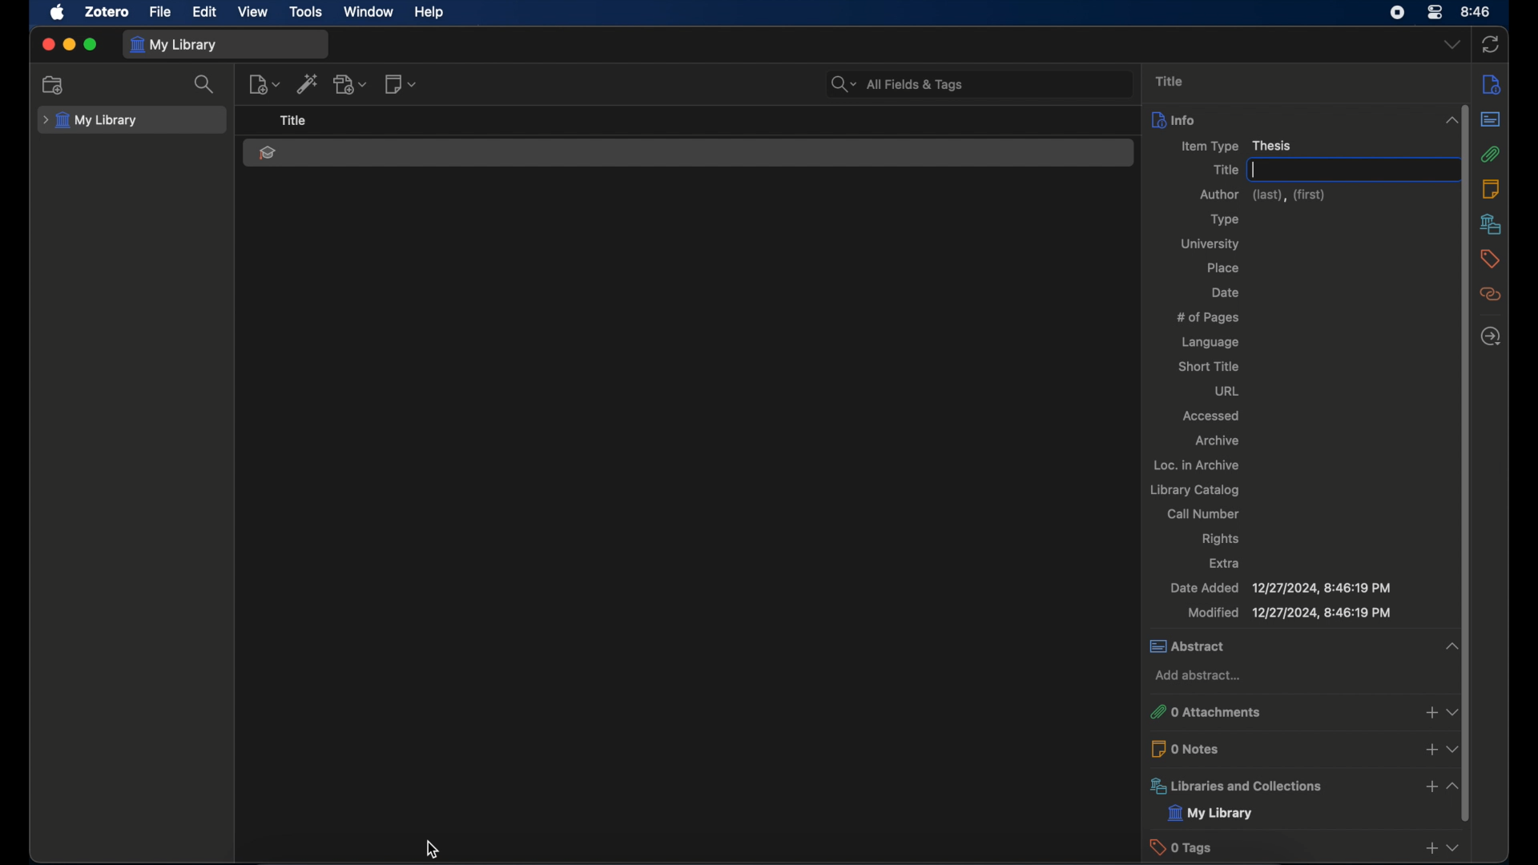 This screenshot has height=865, width=1538. Describe the element at coordinates (1434, 13) in the screenshot. I see `control center` at that location.